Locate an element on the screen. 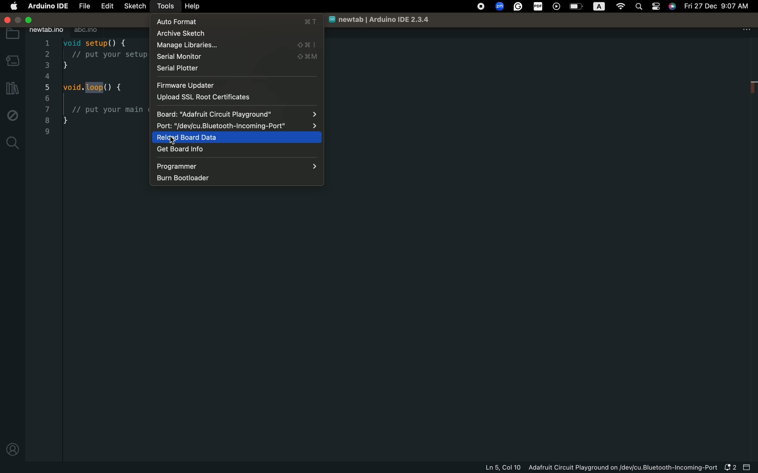 The height and width of the screenshot is (473, 758). close is located at coordinates (8, 20).